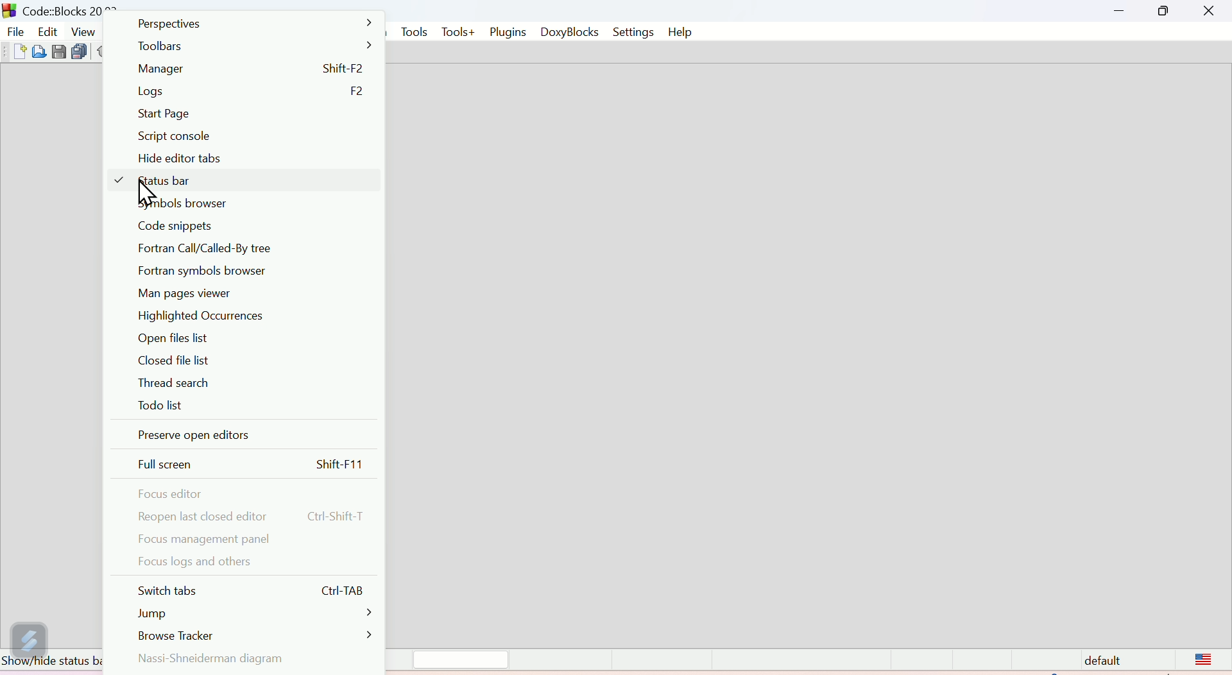  I want to click on Perspective, so click(256, 26).